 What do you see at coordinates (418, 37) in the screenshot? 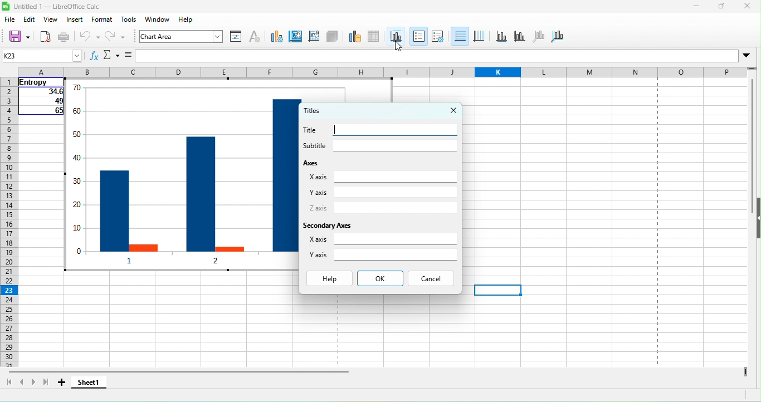
I see `legend on/off` at bounding box center [418, 37].